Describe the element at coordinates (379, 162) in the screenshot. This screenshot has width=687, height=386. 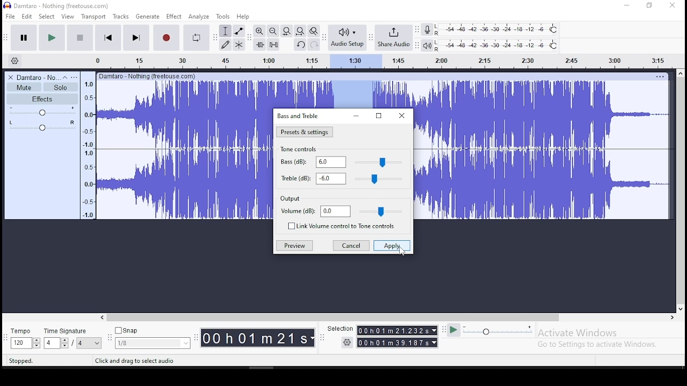
I see `control` at that location.